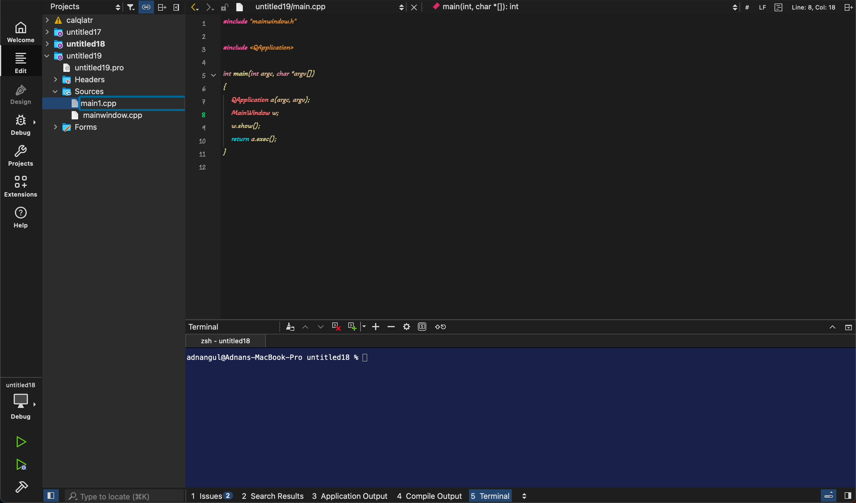 The height and width of the screenshot is (503, 856). I want to click on close slide Bar, so click(836, 495).